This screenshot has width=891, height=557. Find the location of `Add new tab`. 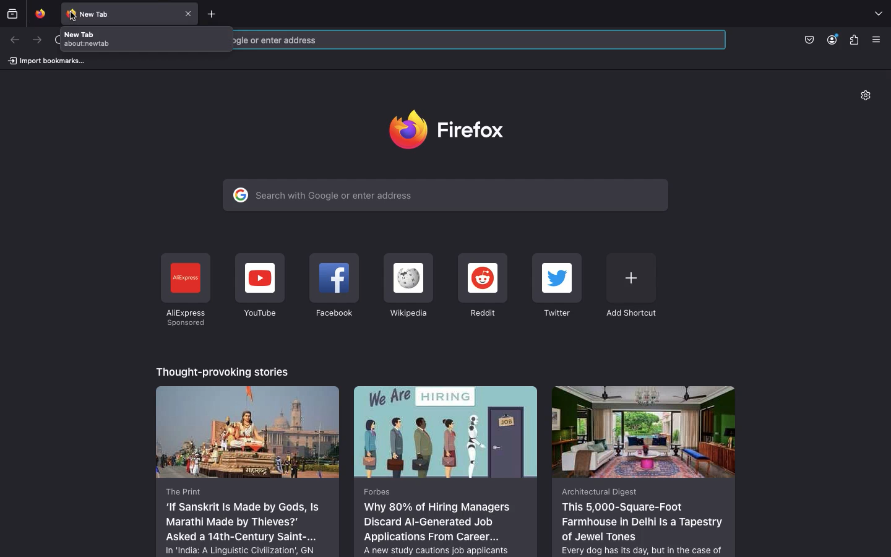

Add new tab is located at coordinates (214, 13).